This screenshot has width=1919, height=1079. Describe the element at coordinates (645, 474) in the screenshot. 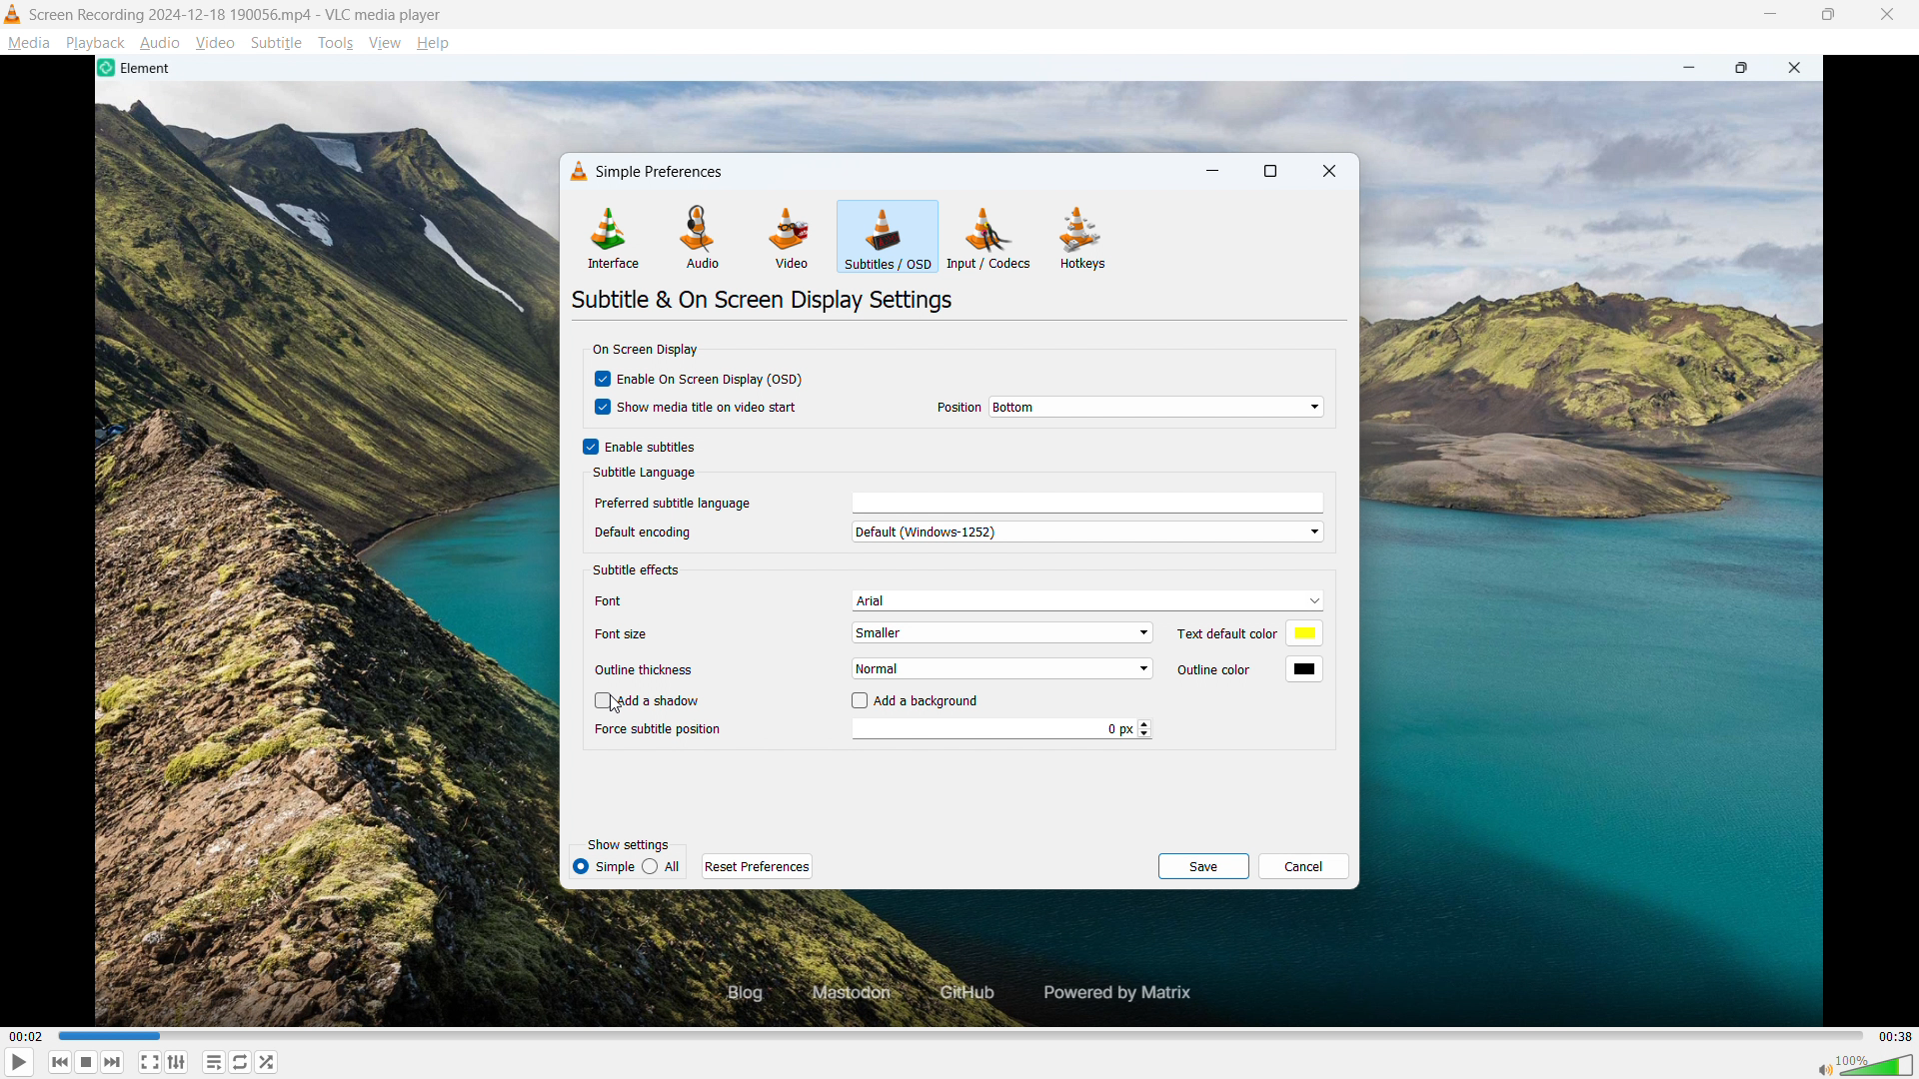

I see `Subtitle language ` at that location.